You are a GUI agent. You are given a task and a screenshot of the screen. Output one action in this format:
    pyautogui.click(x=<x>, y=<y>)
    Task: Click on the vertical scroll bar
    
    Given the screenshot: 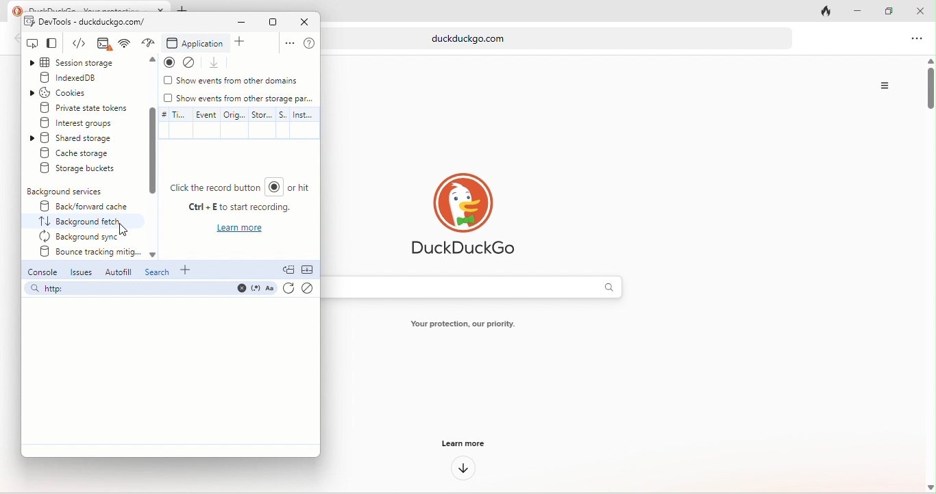 What is the action you would take?
    pyautogui.click(x=929, y=91)
    